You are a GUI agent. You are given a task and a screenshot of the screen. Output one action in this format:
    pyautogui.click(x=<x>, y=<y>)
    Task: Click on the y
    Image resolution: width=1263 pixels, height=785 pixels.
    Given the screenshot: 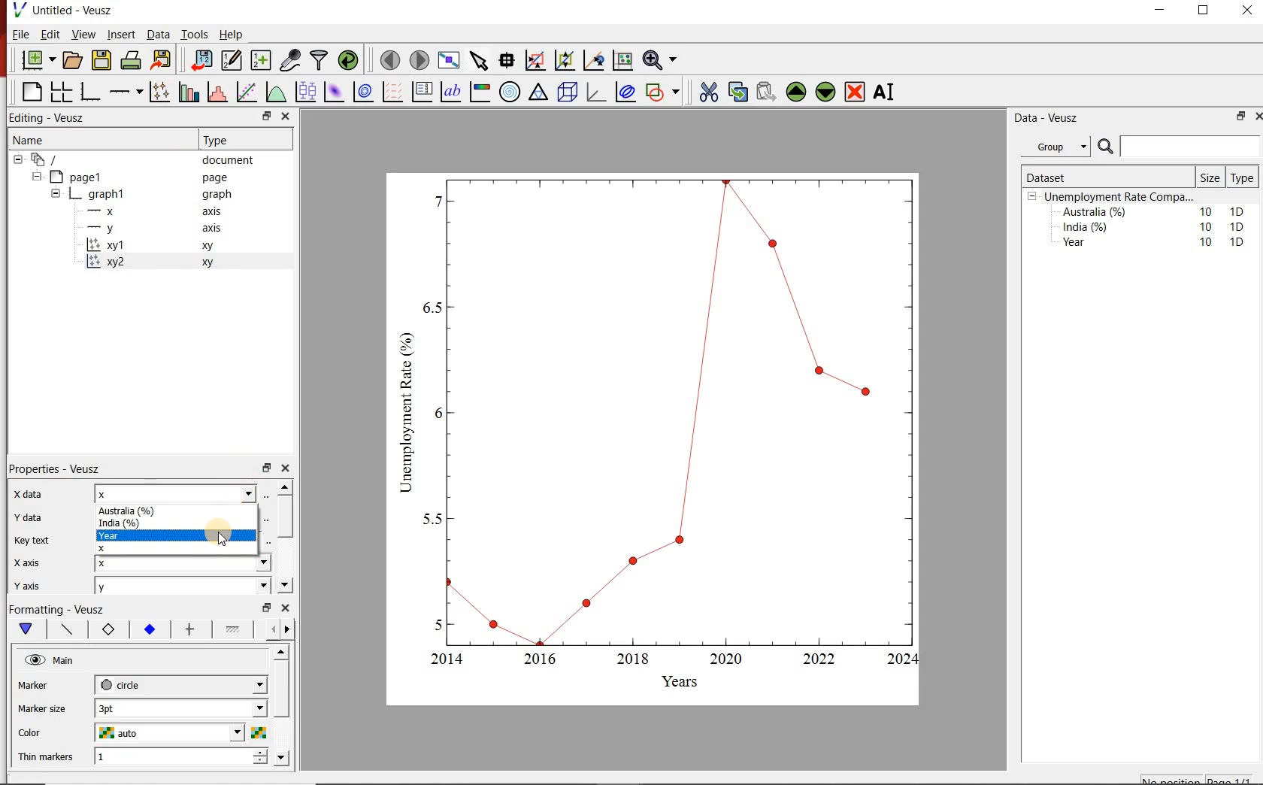 What is the action you would take?
    pyautogui.click(x=179, y=586)
    